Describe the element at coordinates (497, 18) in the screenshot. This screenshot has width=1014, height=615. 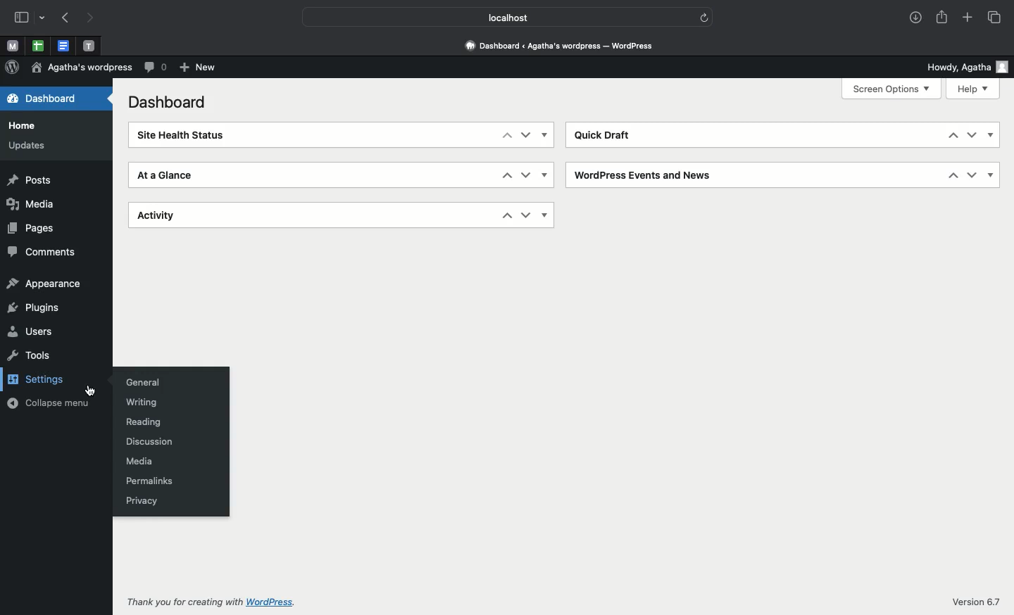
I see `Localhost` at that location.